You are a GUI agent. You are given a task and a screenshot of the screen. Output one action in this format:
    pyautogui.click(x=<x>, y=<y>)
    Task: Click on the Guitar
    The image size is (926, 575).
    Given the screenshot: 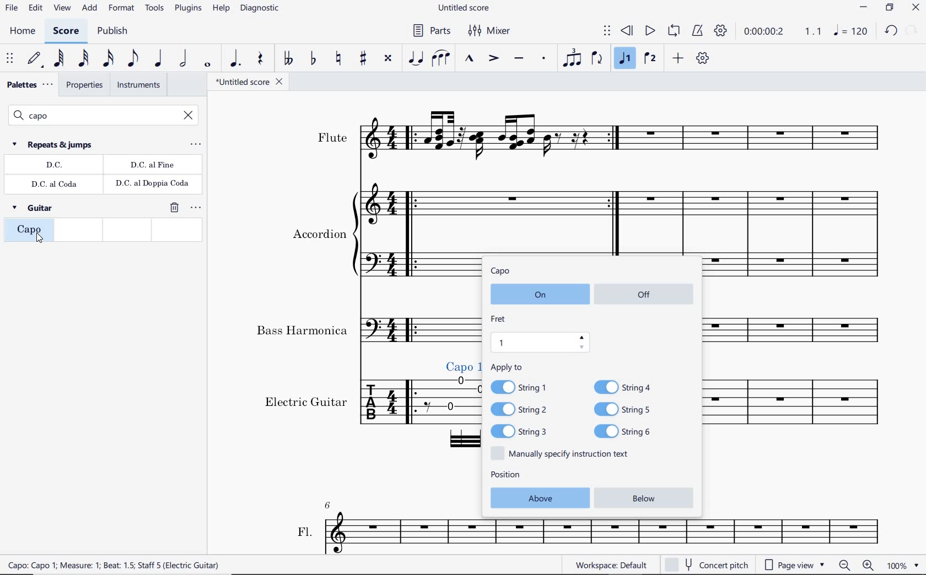 What is the action you would take?
    pyautogui.click(x=34, y=210)
    